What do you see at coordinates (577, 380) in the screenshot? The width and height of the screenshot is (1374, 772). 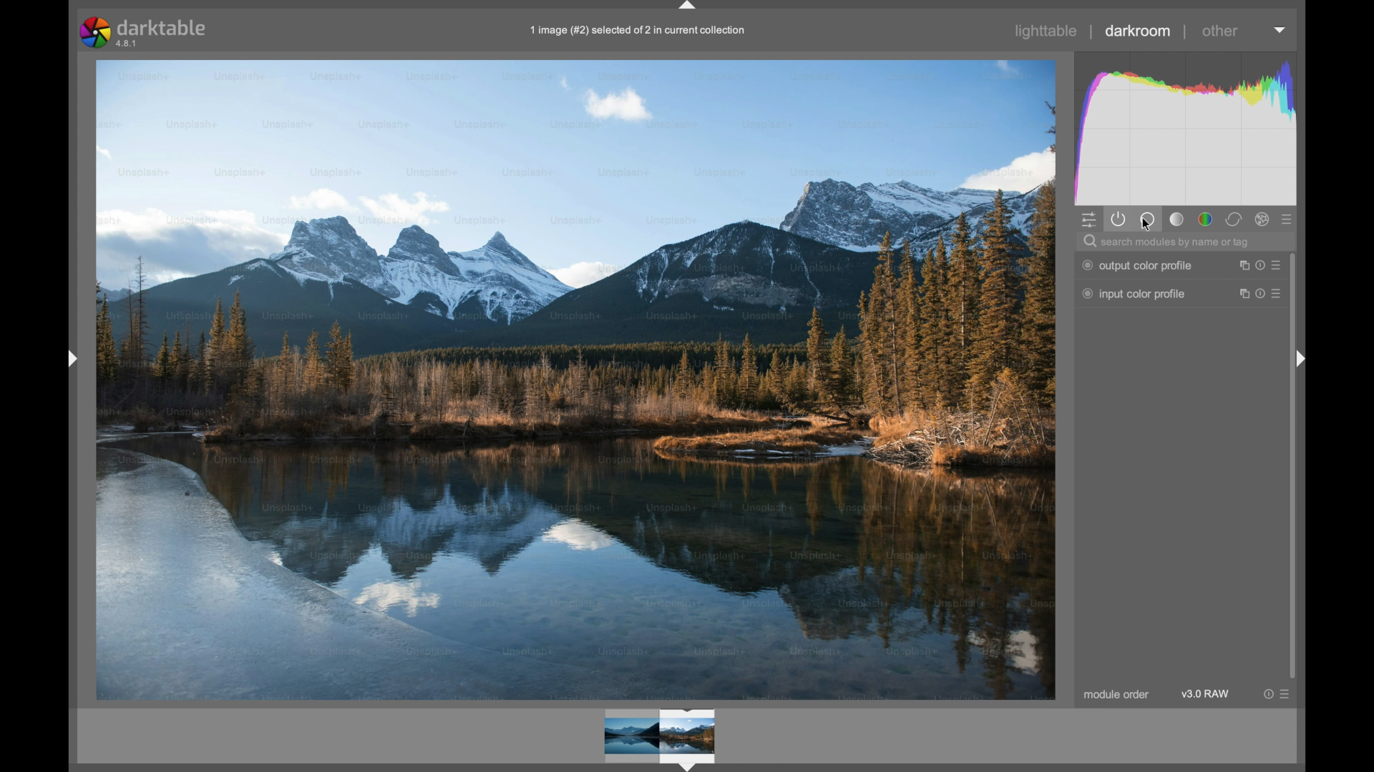 I see `Image` at bounding box center [577, 380].